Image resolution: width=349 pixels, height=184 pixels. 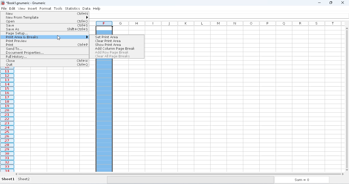 What do you see at coordinates (343, 3) in the screenshot?
I see `close` at bounding box center [343, 3].